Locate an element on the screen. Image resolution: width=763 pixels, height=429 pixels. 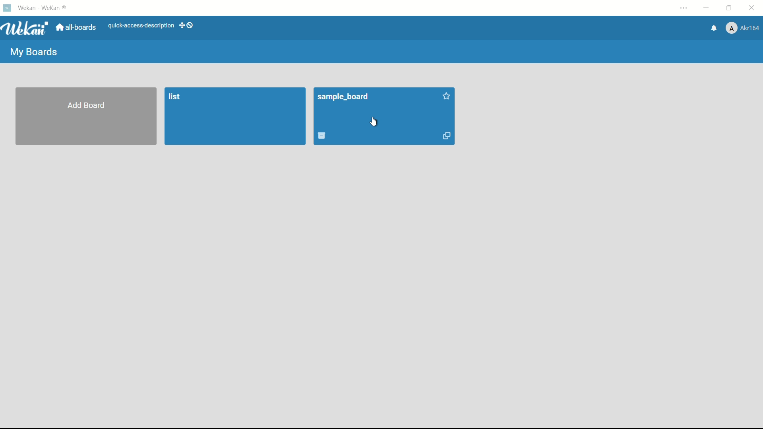
add star is located at coordinates (447, 96).